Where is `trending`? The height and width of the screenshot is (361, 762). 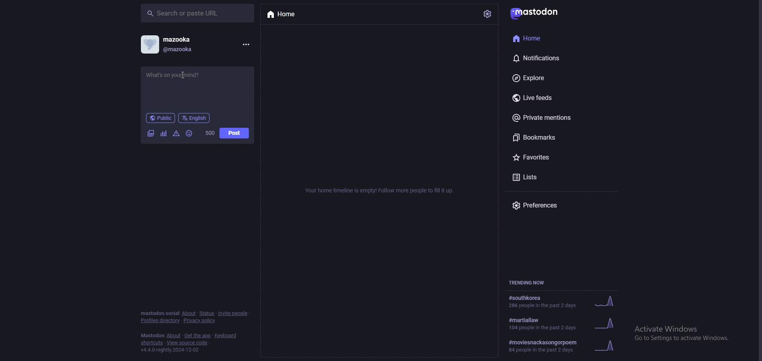
trending is located at coordinates (564, 346).